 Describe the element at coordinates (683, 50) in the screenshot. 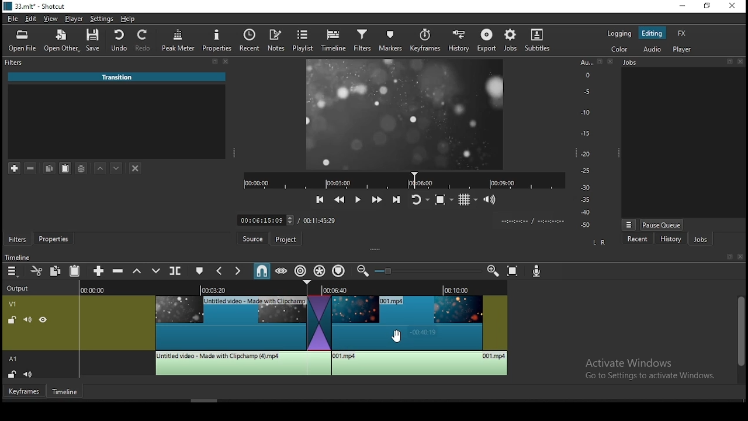

I see `player` at that location.